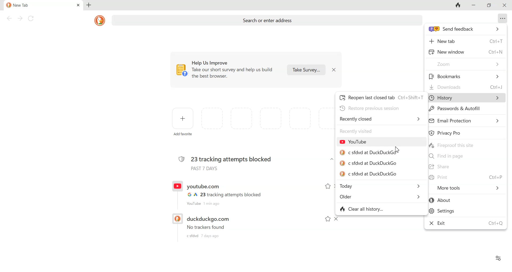 The image size is (512, 272). Describe the element at coordinates (369, 108) in the screenshot. I see `Restore previous session` at that location.